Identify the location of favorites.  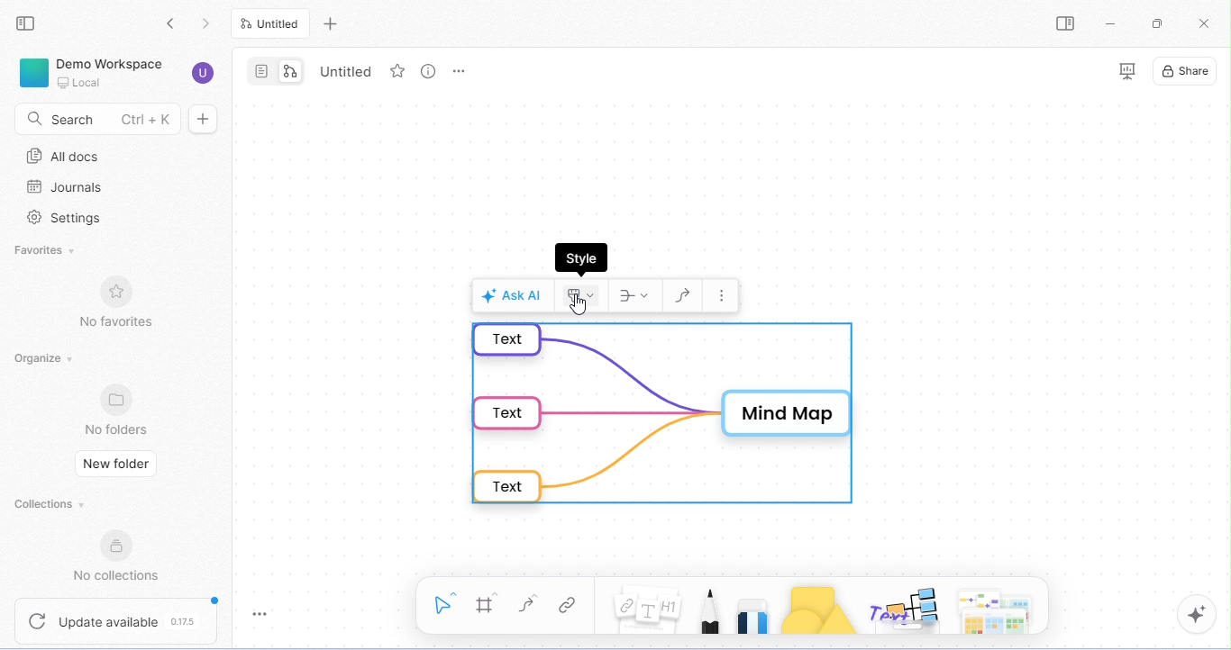
(50, 250).